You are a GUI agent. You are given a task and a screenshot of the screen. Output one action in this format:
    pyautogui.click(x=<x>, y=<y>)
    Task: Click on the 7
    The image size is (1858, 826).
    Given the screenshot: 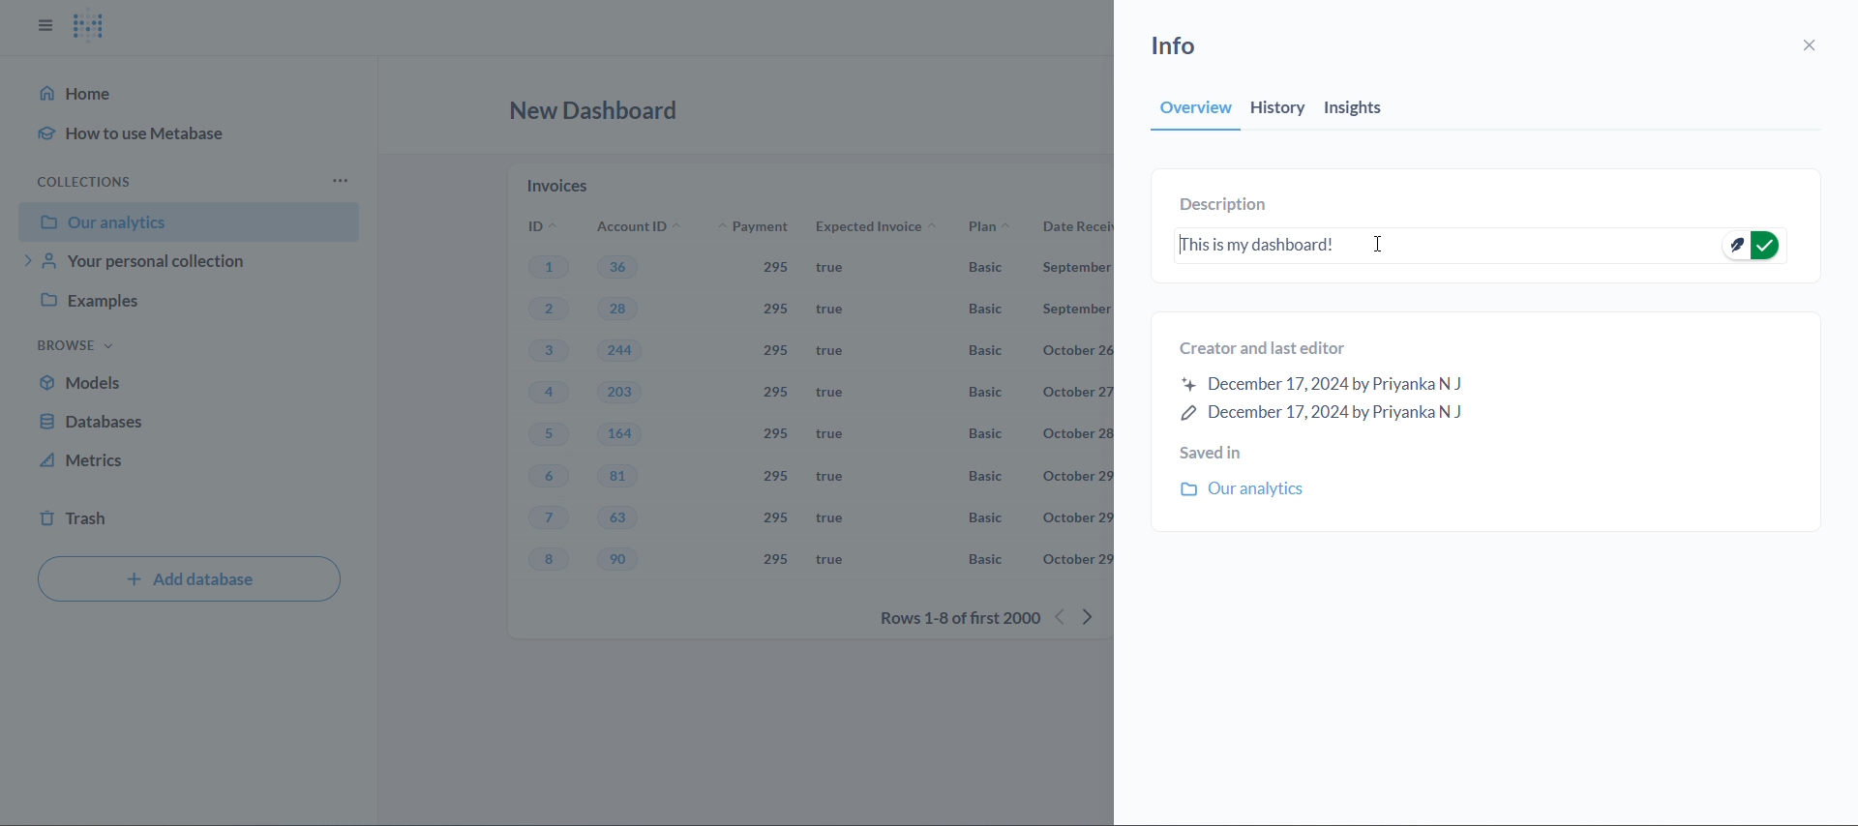 What is the action you would take?
    pyautogui.click(x=548, y=519)
    